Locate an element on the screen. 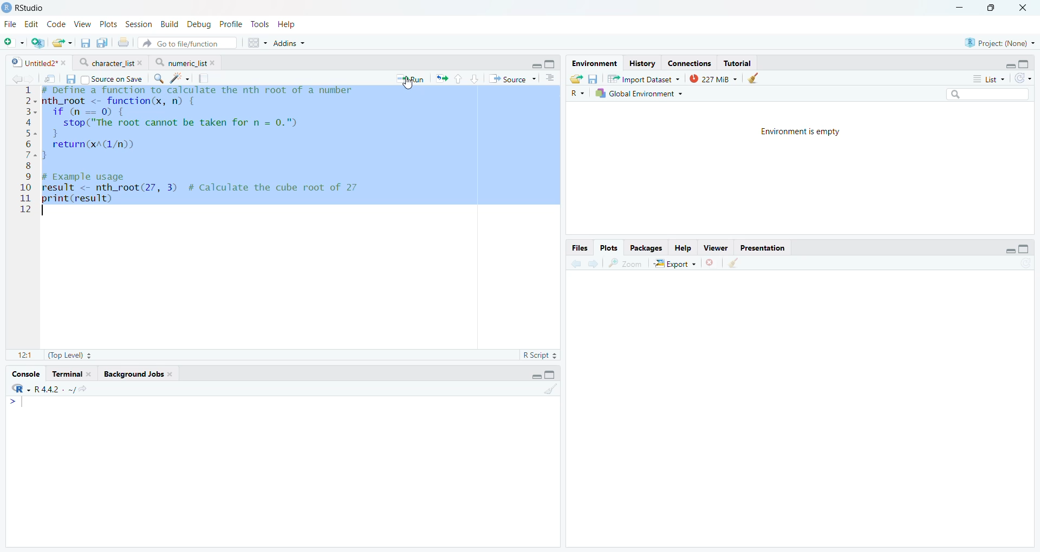 Image resolution: width=1040 pixels, height=552 pixels. Addins is located at coordinates (289, 43).